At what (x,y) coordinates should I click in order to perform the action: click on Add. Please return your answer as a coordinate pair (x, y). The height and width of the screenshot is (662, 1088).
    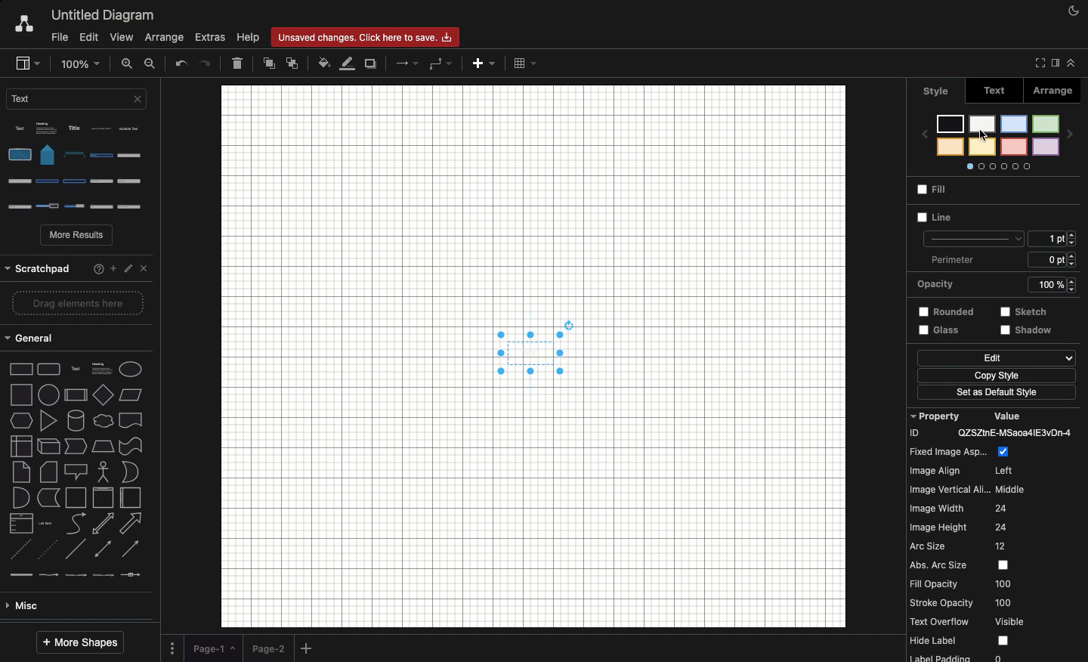
    Looking at the image, I should click on (482, 66).